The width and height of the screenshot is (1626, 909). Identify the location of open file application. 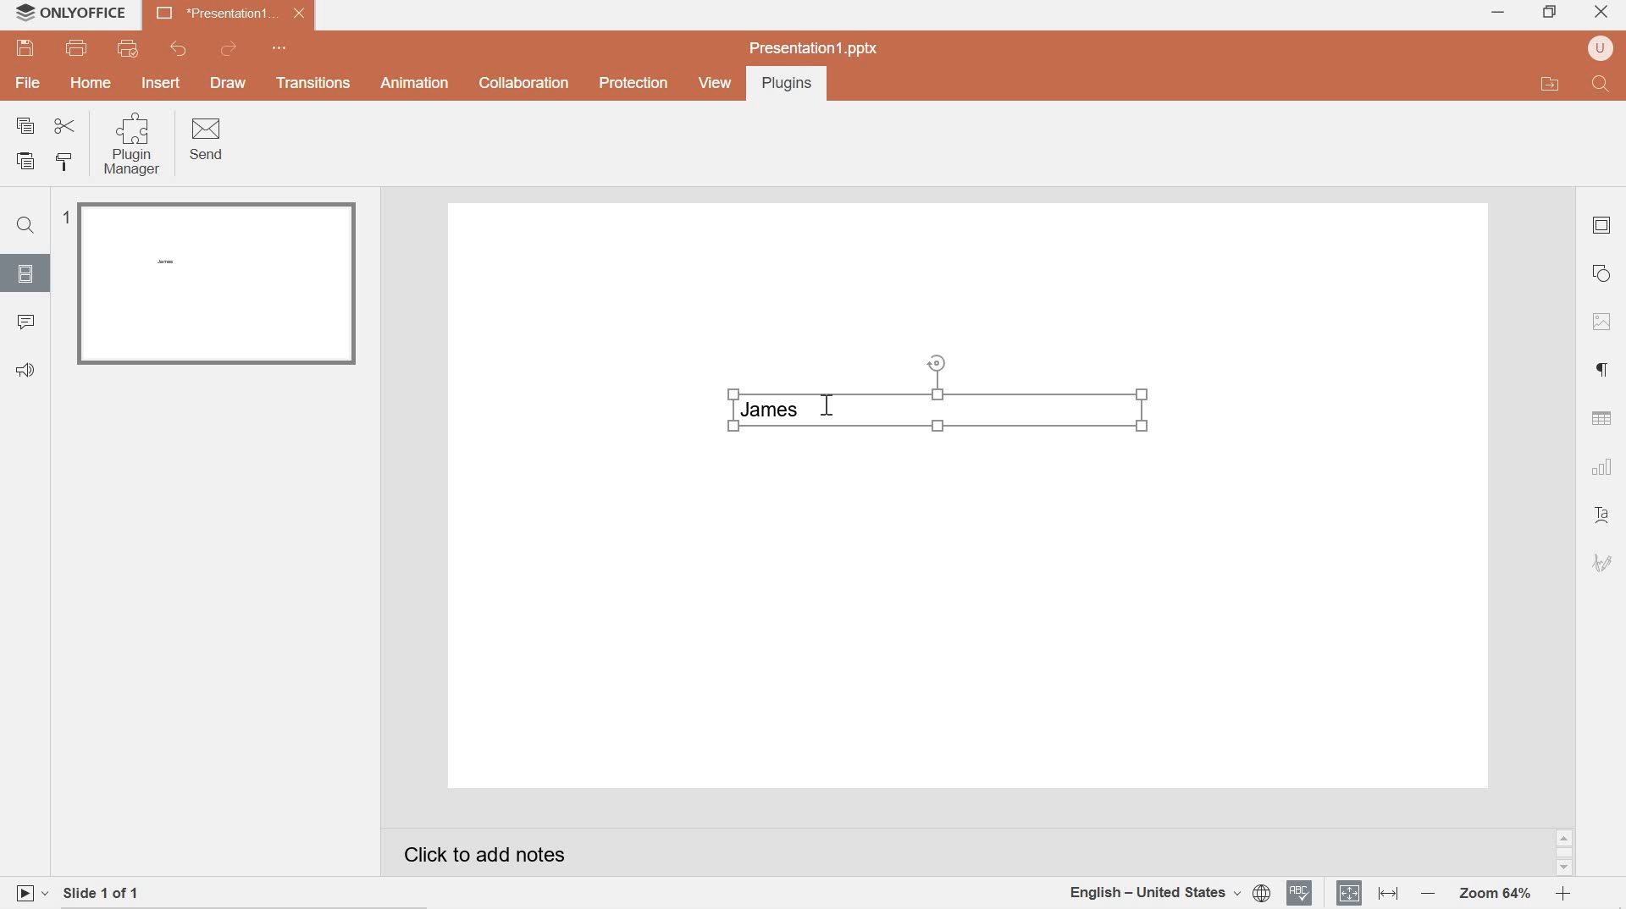
(1548, 84).